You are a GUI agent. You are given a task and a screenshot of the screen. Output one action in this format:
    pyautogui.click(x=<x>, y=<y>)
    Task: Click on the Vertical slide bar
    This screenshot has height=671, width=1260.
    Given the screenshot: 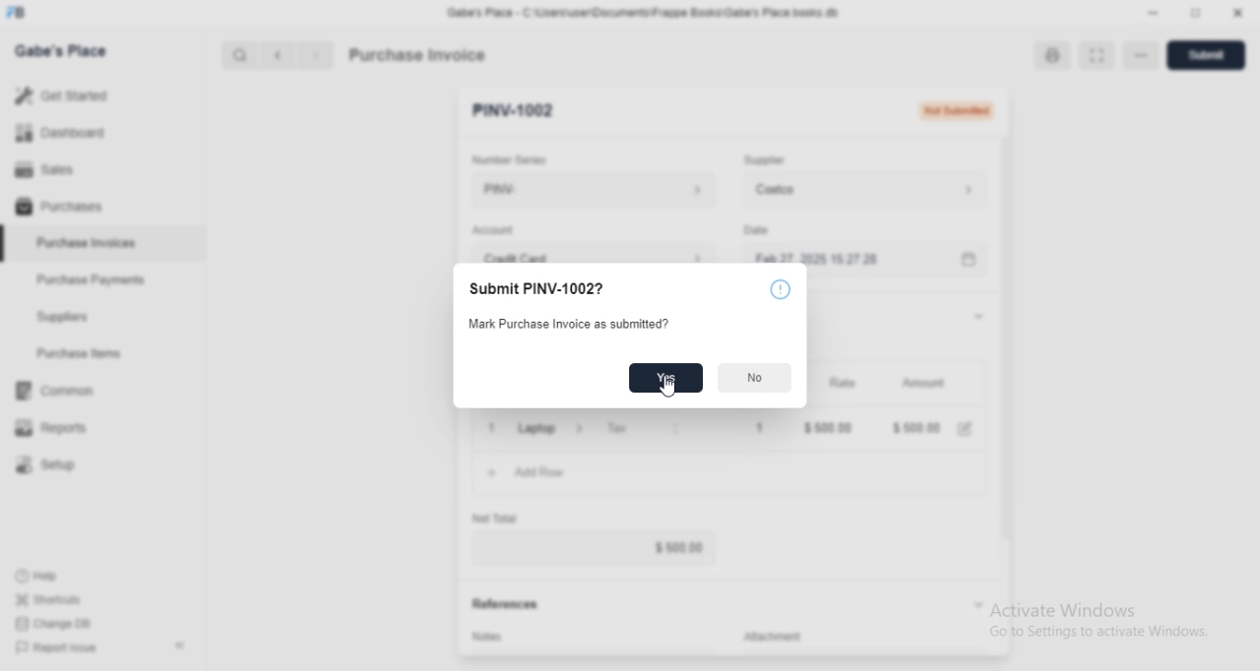 What is the action you would take?
    pyautogui.click(x=1006, y=359)
    